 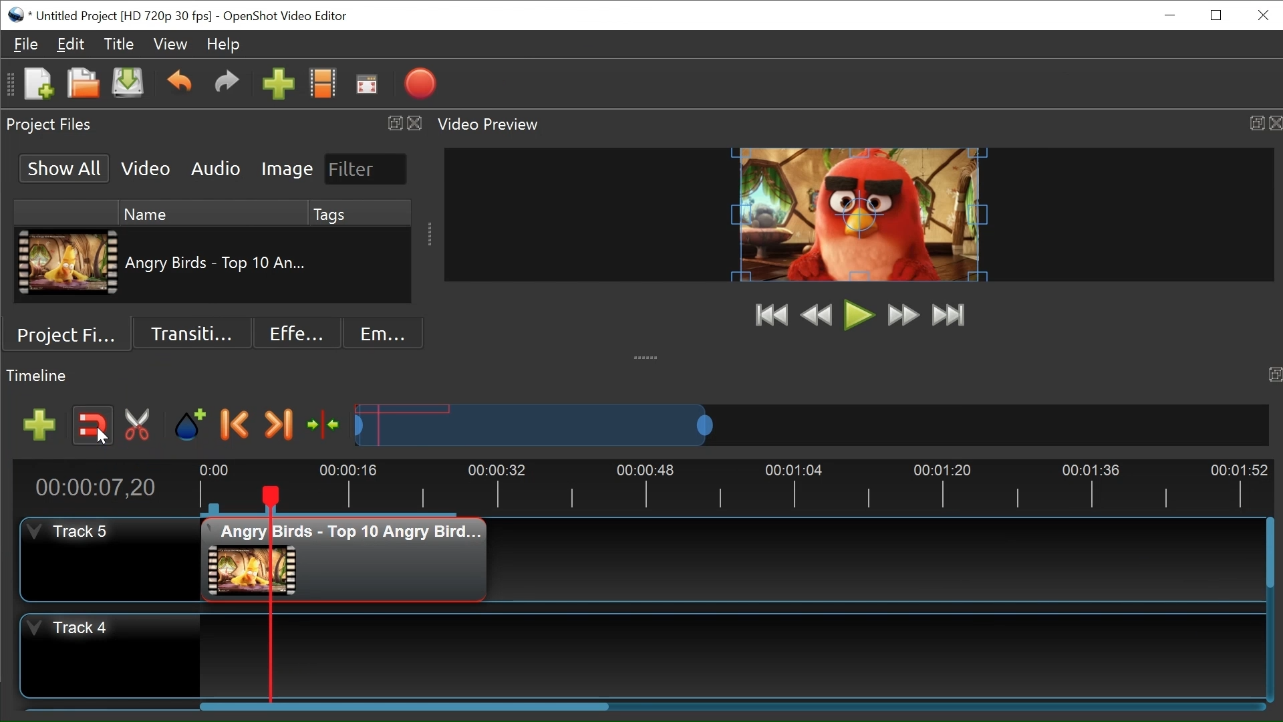 What do you see at coordinates (124, 17) in the screenshot?
I see `File name` at bounding box center [124, 17].